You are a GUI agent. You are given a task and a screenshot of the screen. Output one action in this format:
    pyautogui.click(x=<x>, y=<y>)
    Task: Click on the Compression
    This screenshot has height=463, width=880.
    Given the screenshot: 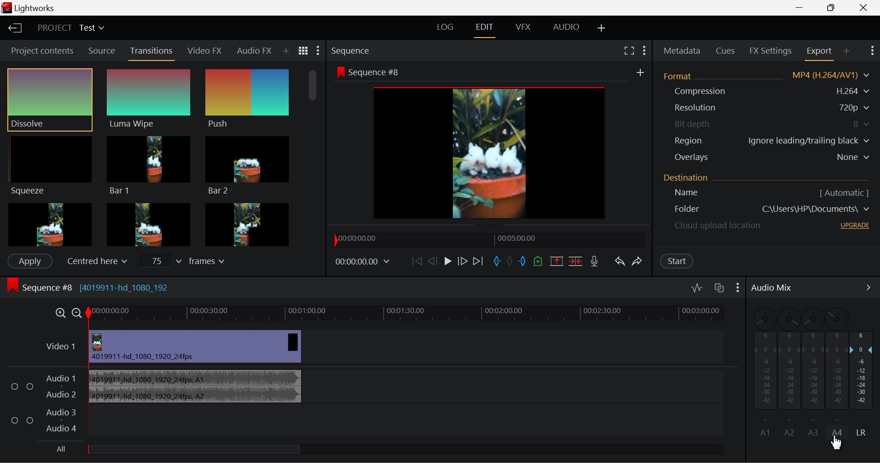 What is the action you would take?
    pyautogui.click(x=764, y=91)
    